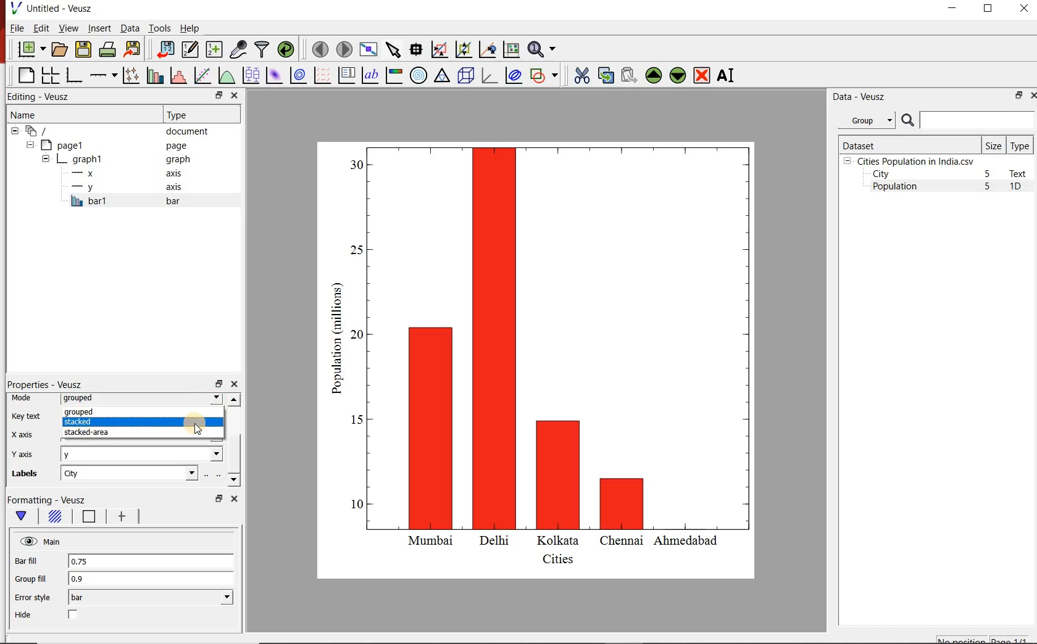  What do you see at coordinates (140, 423) in the screenshot?
I see `stacked` at bounding box center [140, 423].